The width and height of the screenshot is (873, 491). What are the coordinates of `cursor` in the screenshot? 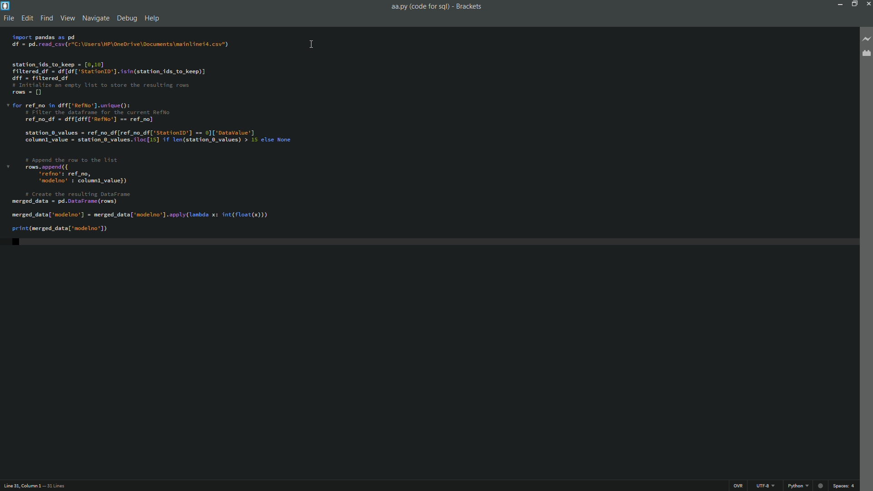 It's located at (312, 44).